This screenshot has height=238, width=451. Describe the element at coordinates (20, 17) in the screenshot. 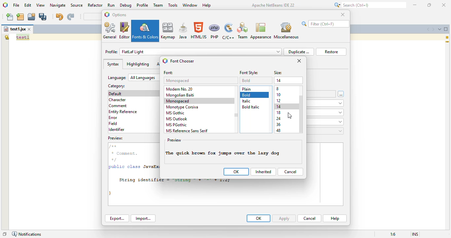

I see `new project` at that location.